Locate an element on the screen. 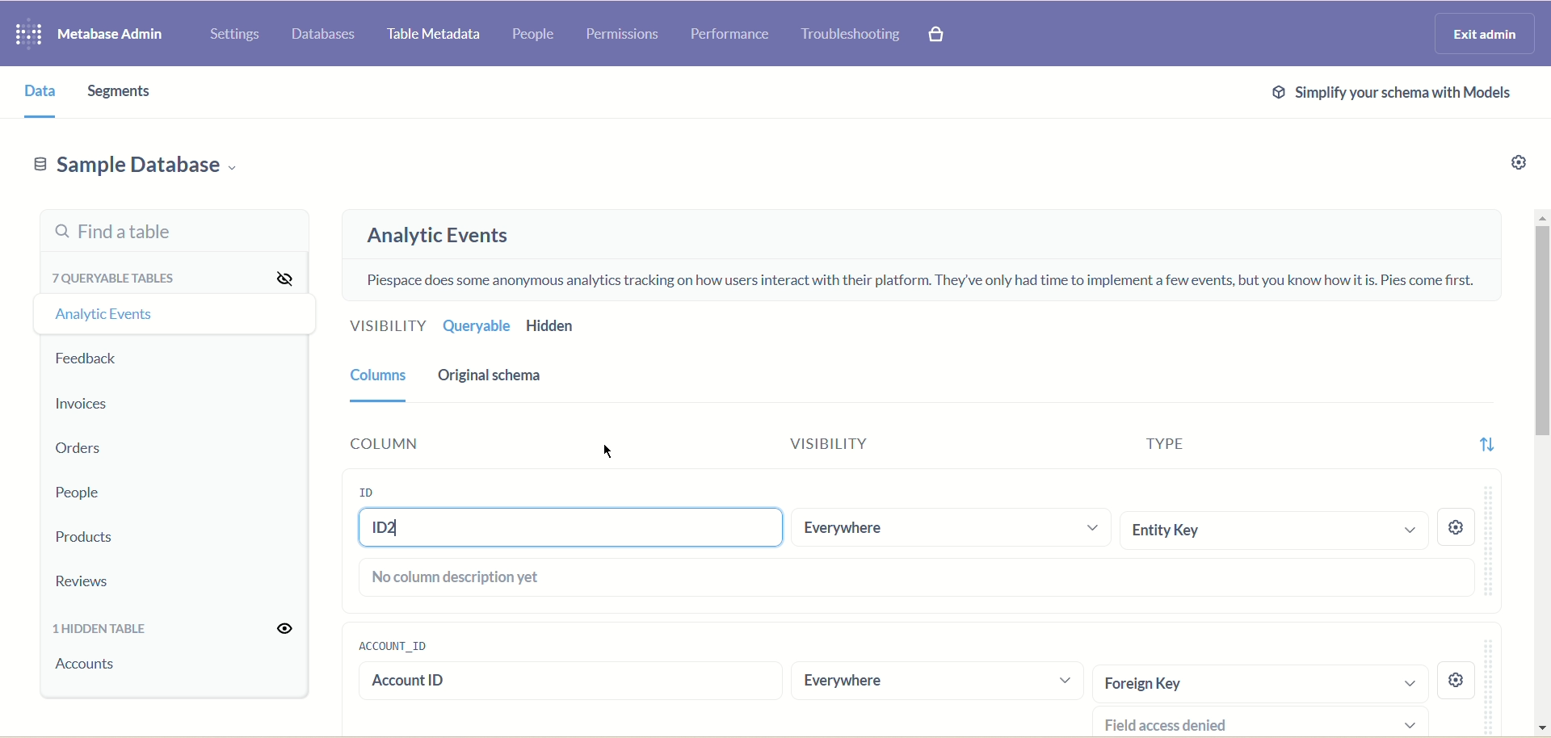  Find a table is located at coordinates (169, 230).